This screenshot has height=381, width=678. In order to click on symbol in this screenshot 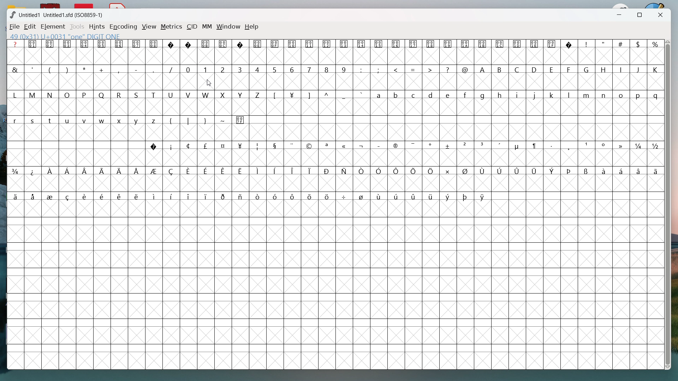, I will do `click(154, 196)`.